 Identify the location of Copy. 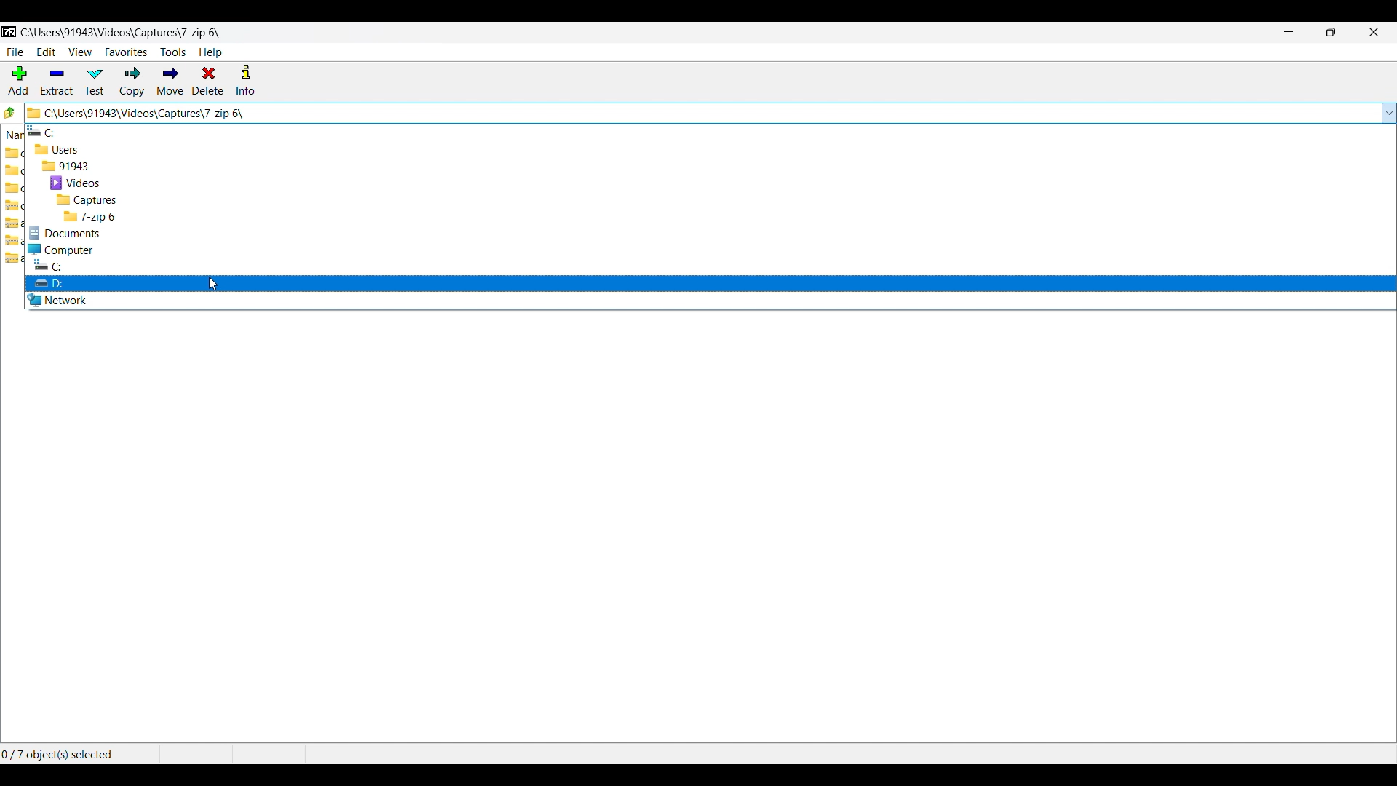
(132, 82).